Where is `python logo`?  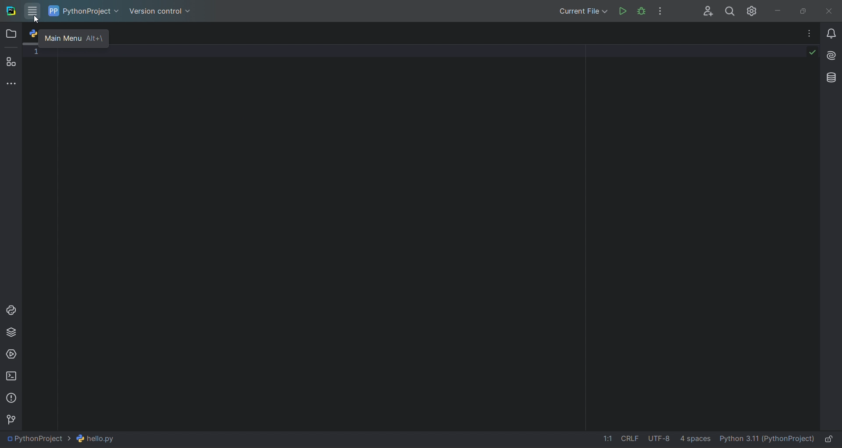
python logo is located at coordinates (33, 32).